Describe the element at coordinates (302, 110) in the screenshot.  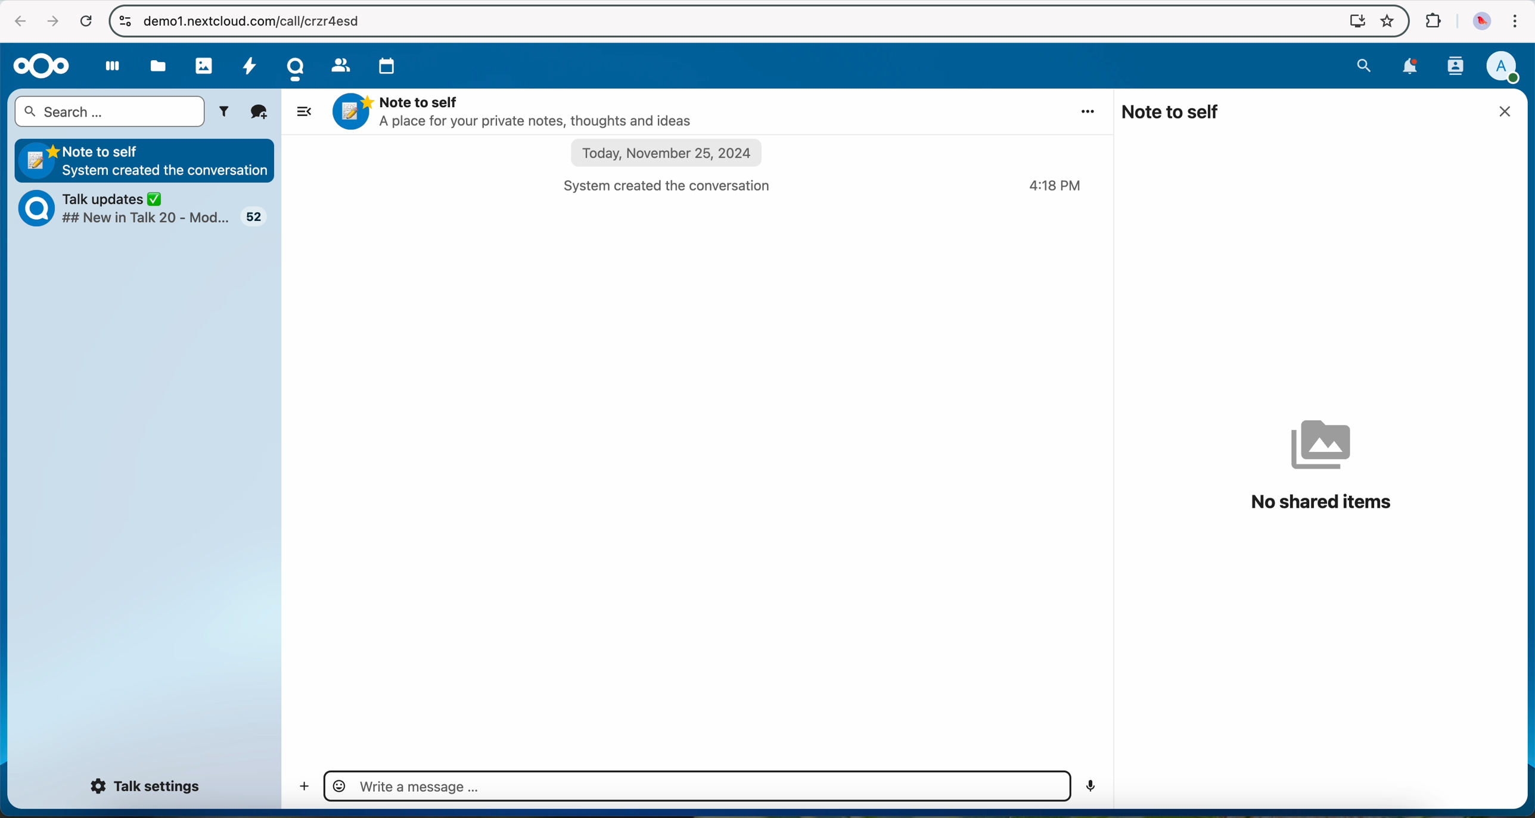
I see `hide side bar` at that location.